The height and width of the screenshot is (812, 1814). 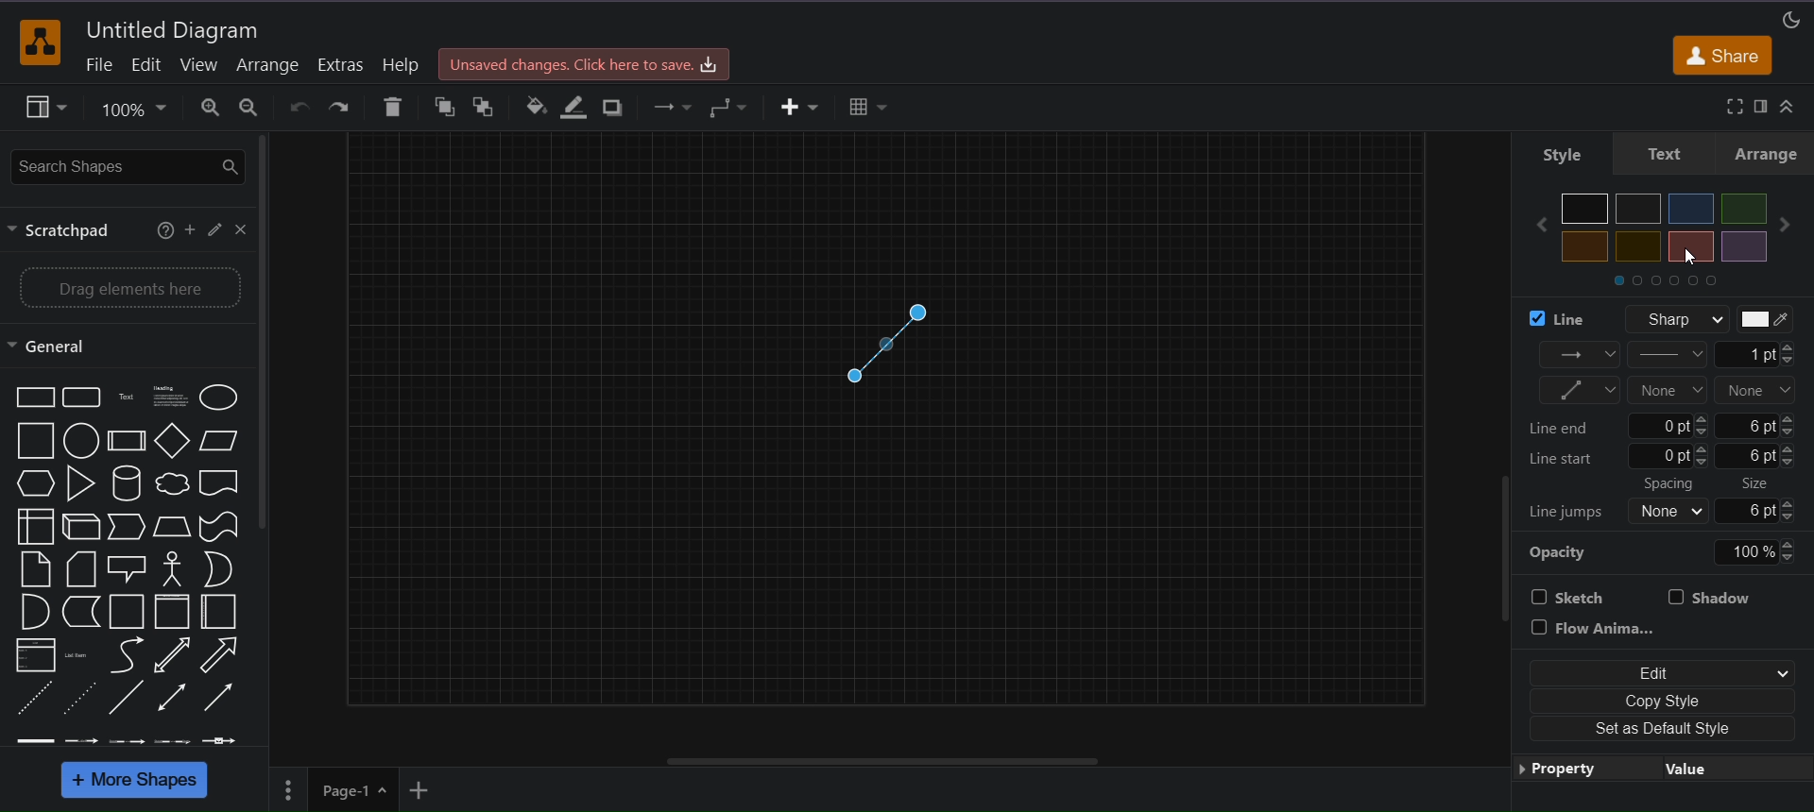 What do you see at coordinates (199, 65) in the screenshot?
I see `view` at bounding box center [199, 65].